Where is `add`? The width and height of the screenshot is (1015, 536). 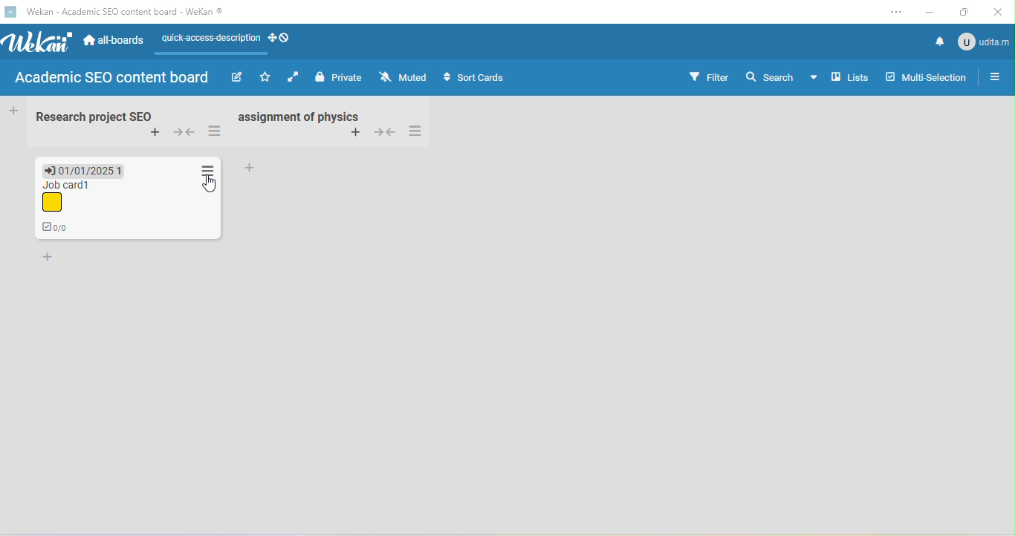 add is located at coordinates (250, 167).